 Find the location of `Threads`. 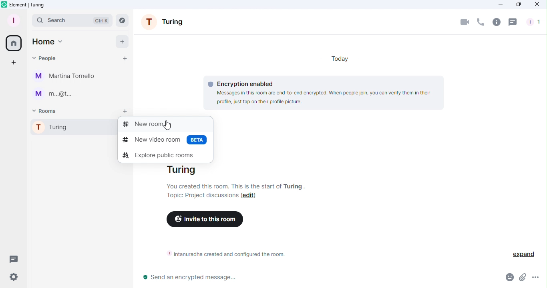

Threads is located at coordinates (12, 258).